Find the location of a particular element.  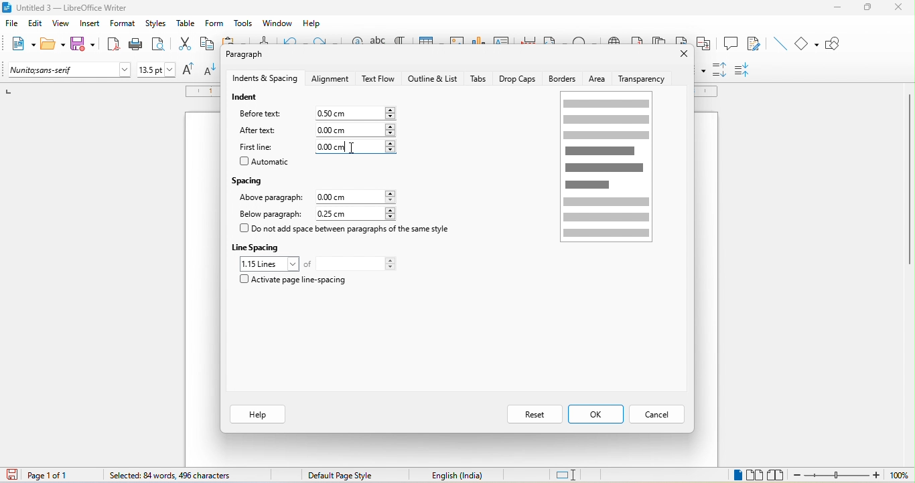

transparency is located at coordinates (643, 80).